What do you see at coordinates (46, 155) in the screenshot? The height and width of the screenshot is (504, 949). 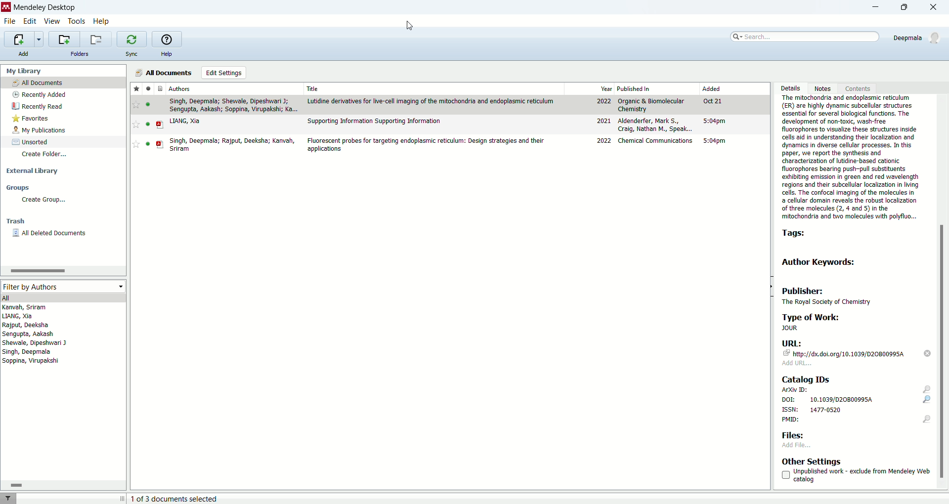 I see `create folder` at bounding box center [46, 155].